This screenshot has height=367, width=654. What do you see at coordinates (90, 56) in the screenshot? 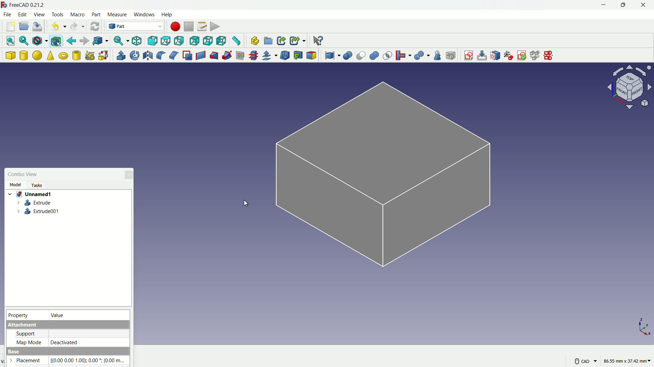
I see `create primitive` at bounding box center [90, 56].